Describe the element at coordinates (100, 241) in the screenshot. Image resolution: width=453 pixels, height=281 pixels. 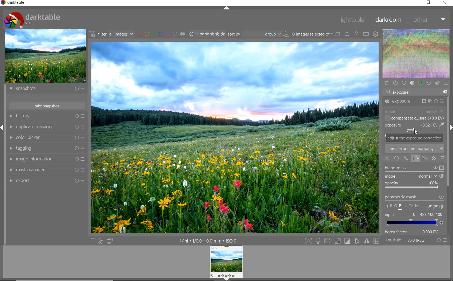
I see `quick access for applying any of your styles` at that location.